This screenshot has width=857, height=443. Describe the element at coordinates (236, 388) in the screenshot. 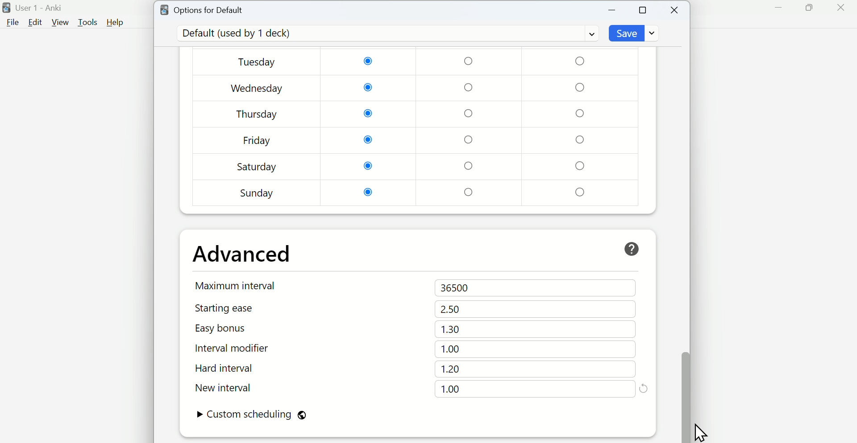

I see `New interval` at that location.